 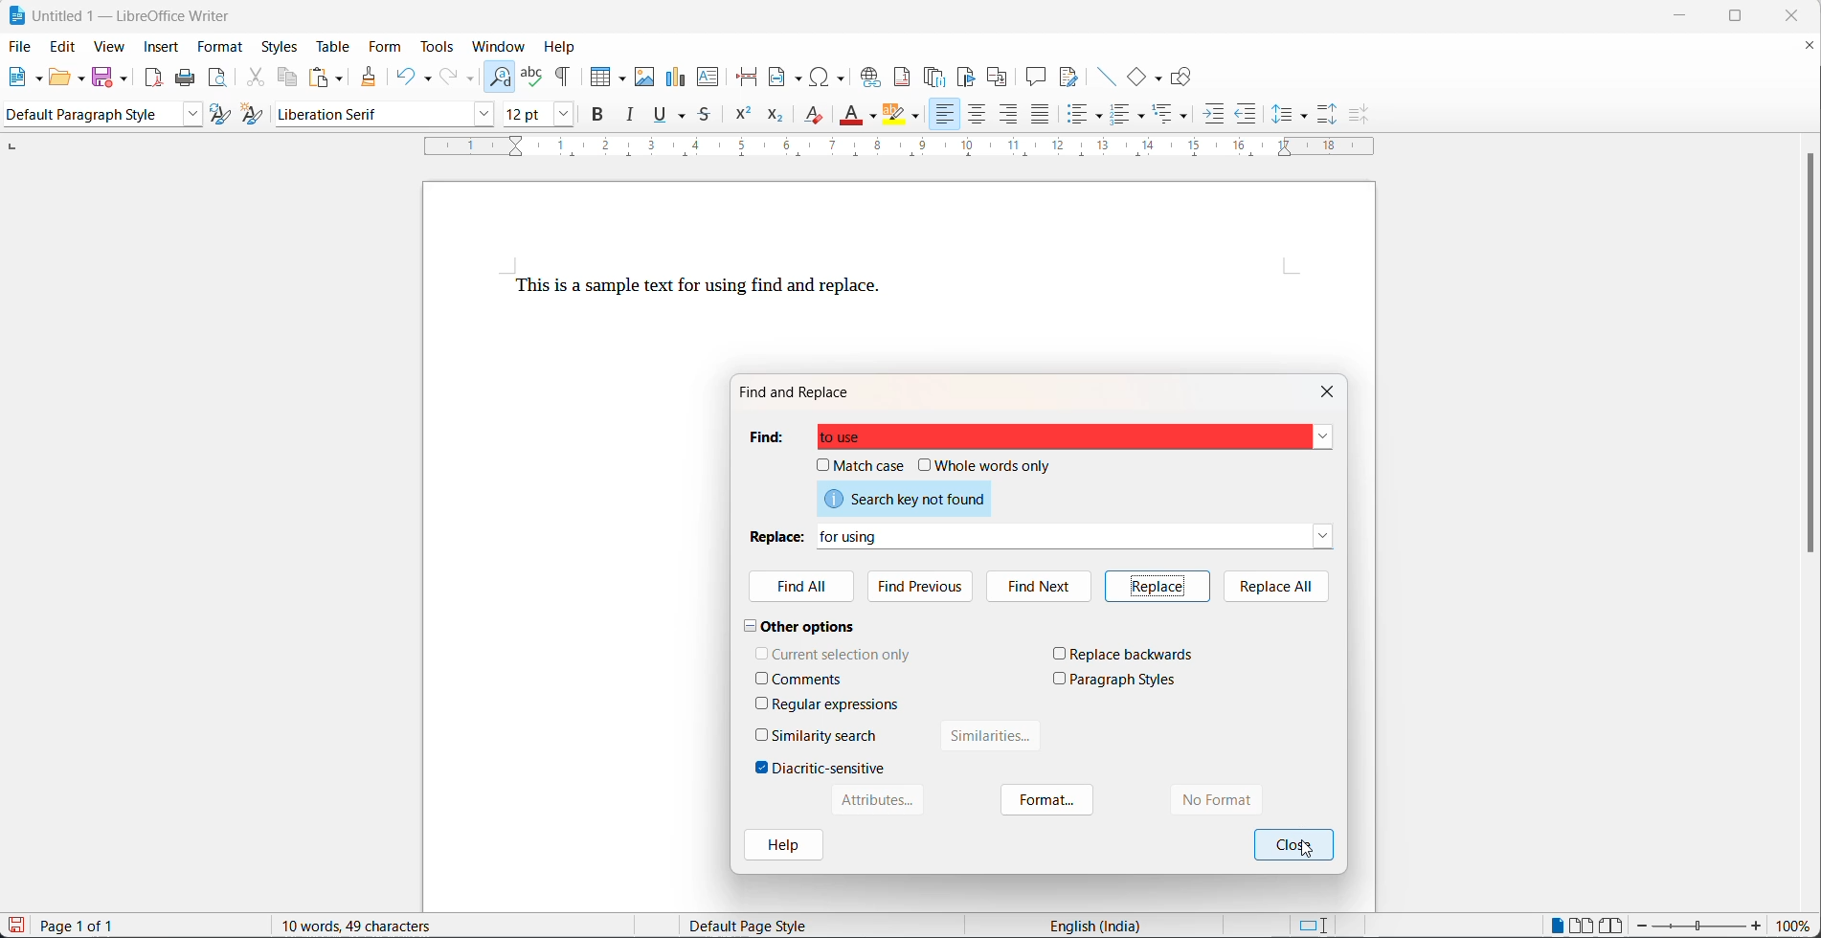 I want to click on insert chart, so click(x=678, y=75).